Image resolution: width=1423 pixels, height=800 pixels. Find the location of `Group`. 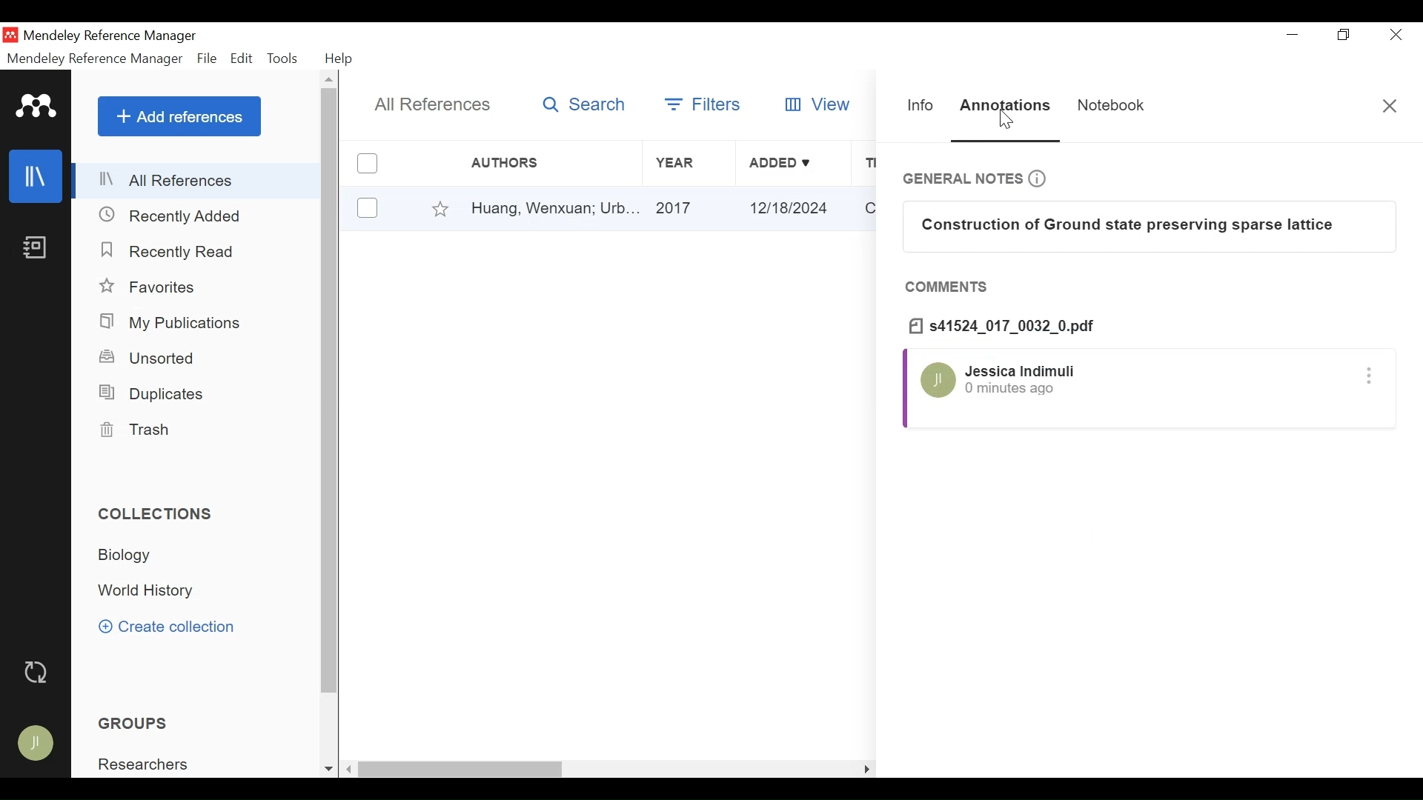

Group is located at coordinates (137, 722).